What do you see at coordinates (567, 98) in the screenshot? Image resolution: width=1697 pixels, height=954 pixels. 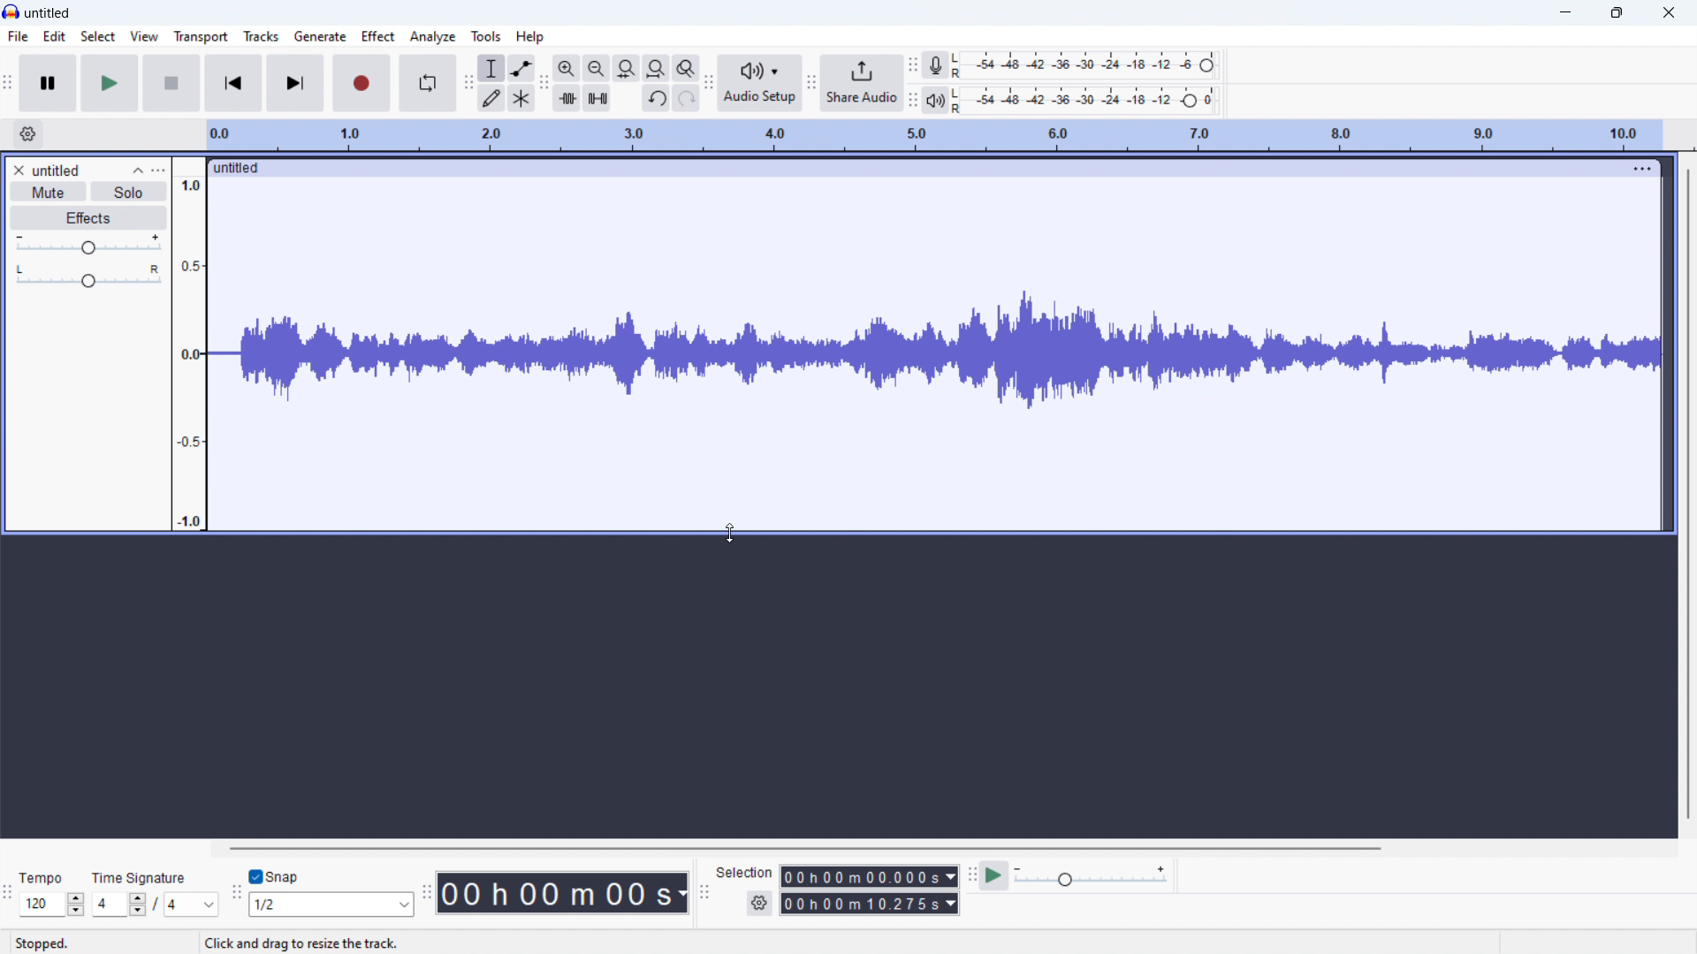 I see `trim audio oitside selection` at bounding box center [567, 98].